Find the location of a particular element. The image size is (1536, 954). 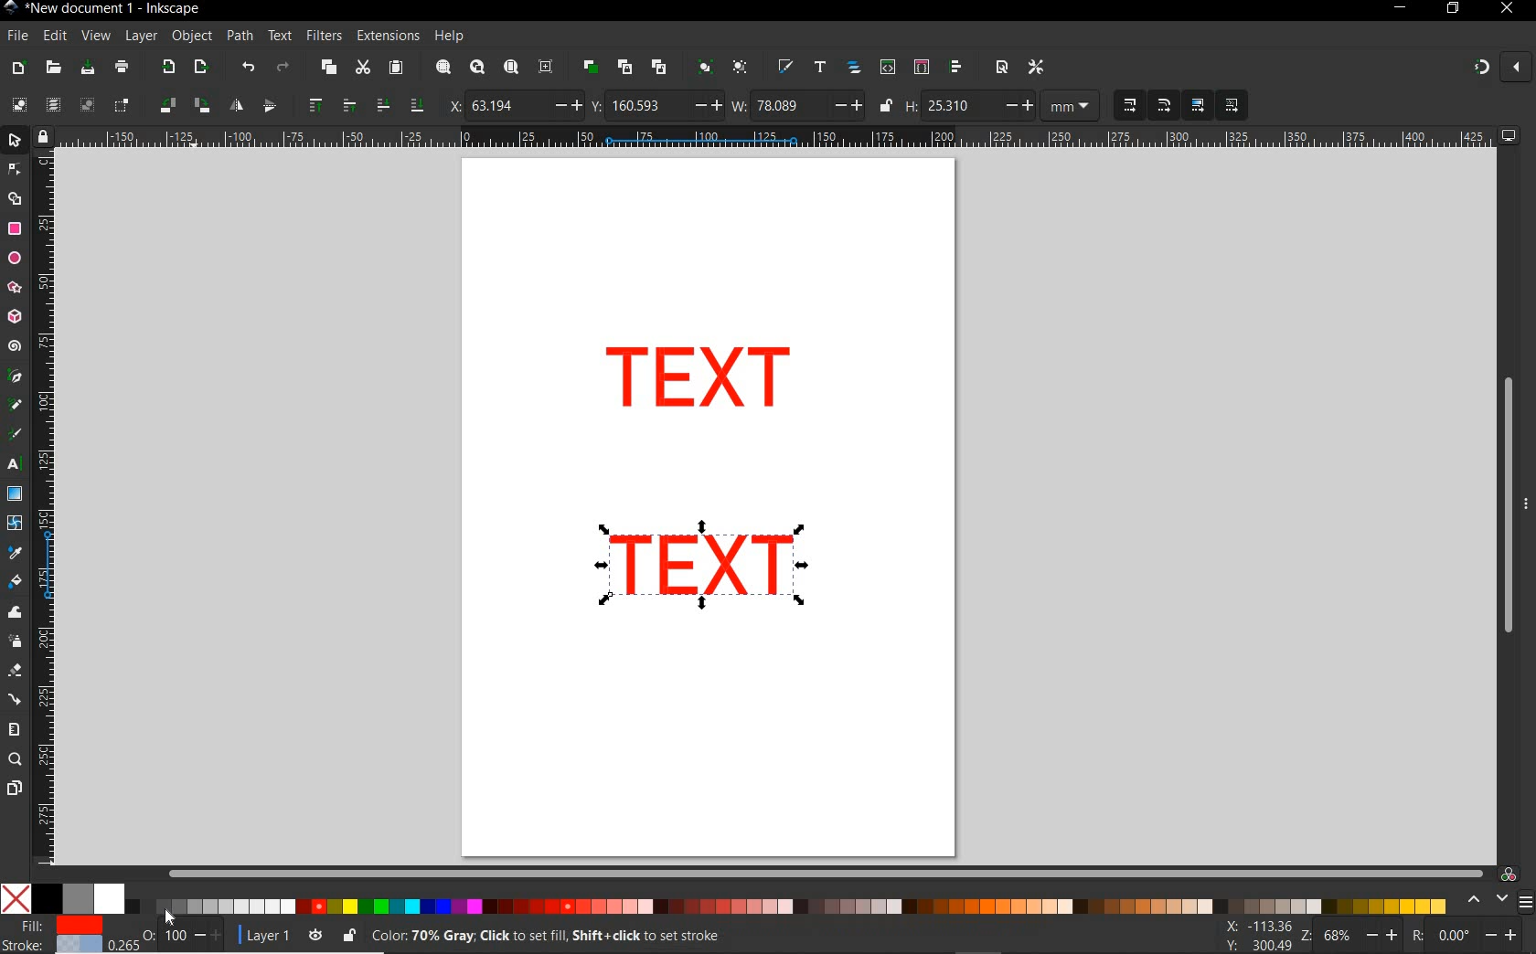

MEASUREMENT is located at coordinates (1073, 106).